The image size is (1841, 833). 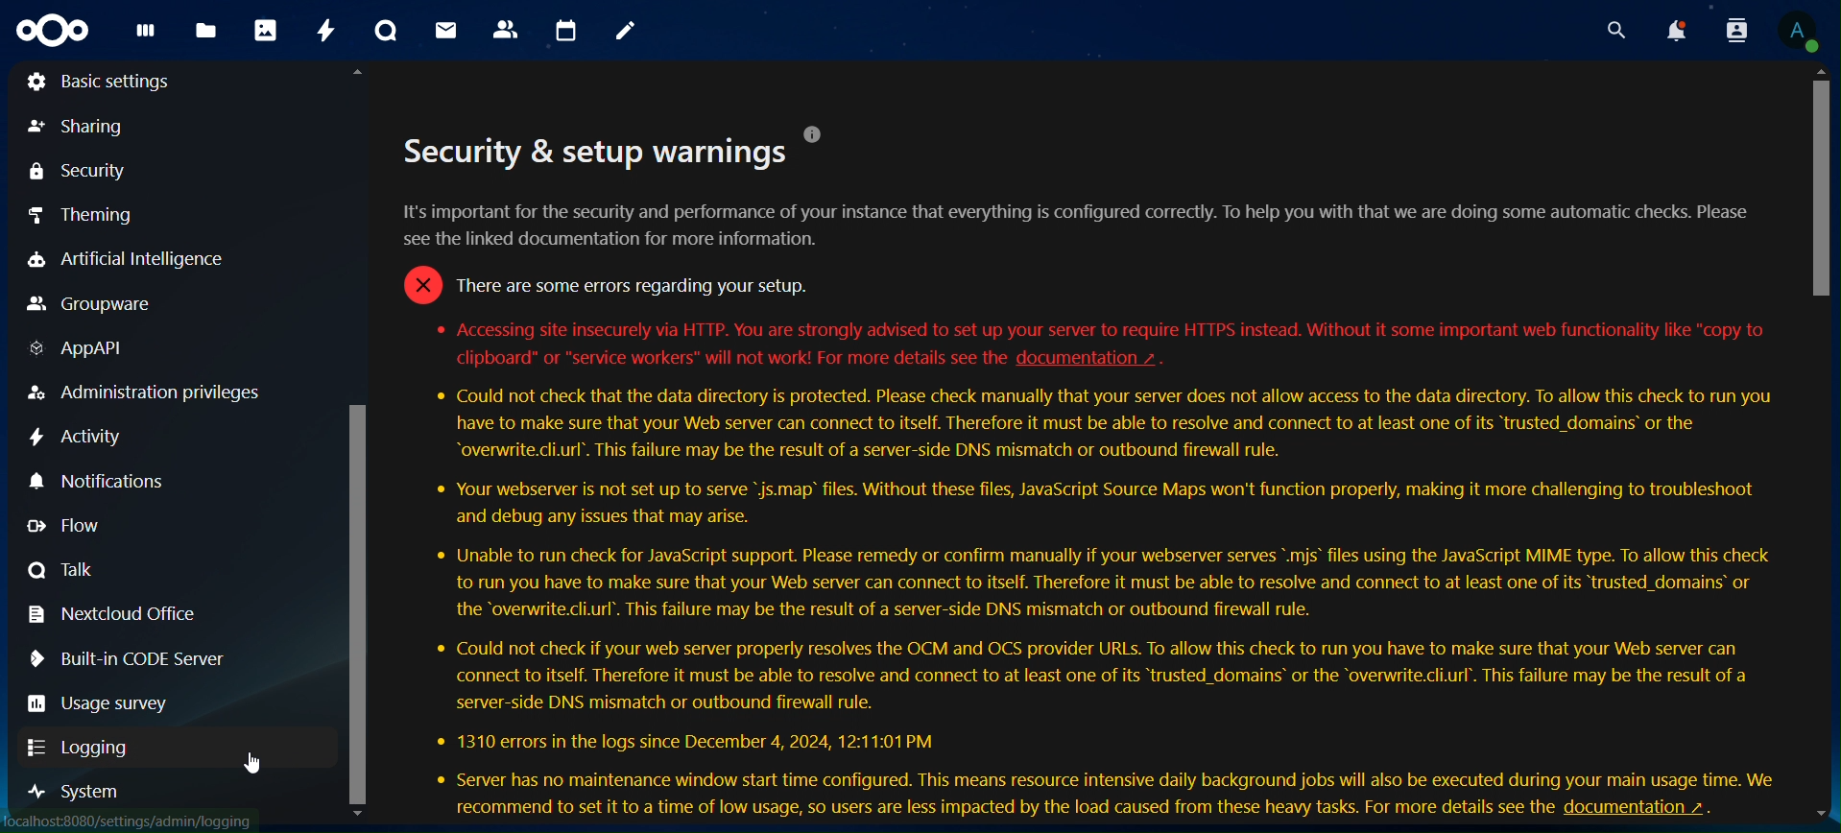 What do you see at coordinates (387, 30) in the screenshot?
I see `talk` at bounding box center [387, 30].